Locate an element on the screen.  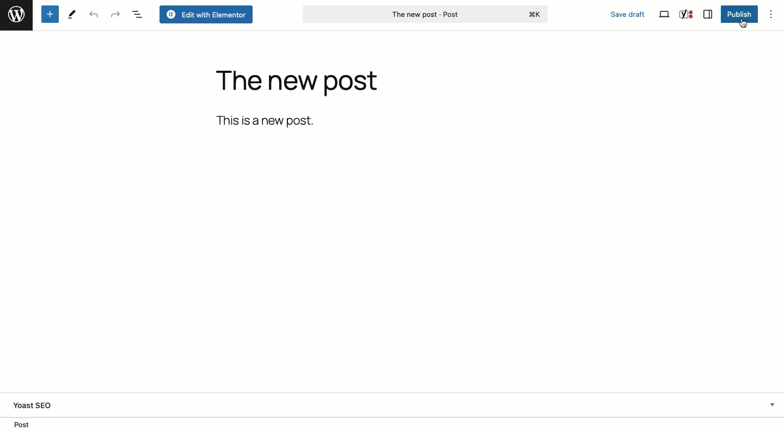
Post is located at coordinates (21, 424).